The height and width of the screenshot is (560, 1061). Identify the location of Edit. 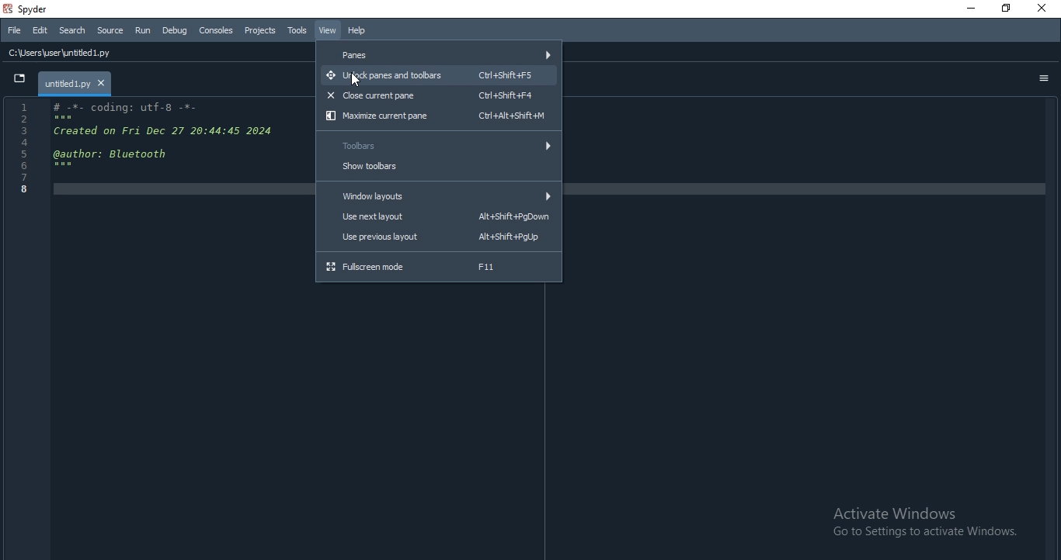
(39, 31).